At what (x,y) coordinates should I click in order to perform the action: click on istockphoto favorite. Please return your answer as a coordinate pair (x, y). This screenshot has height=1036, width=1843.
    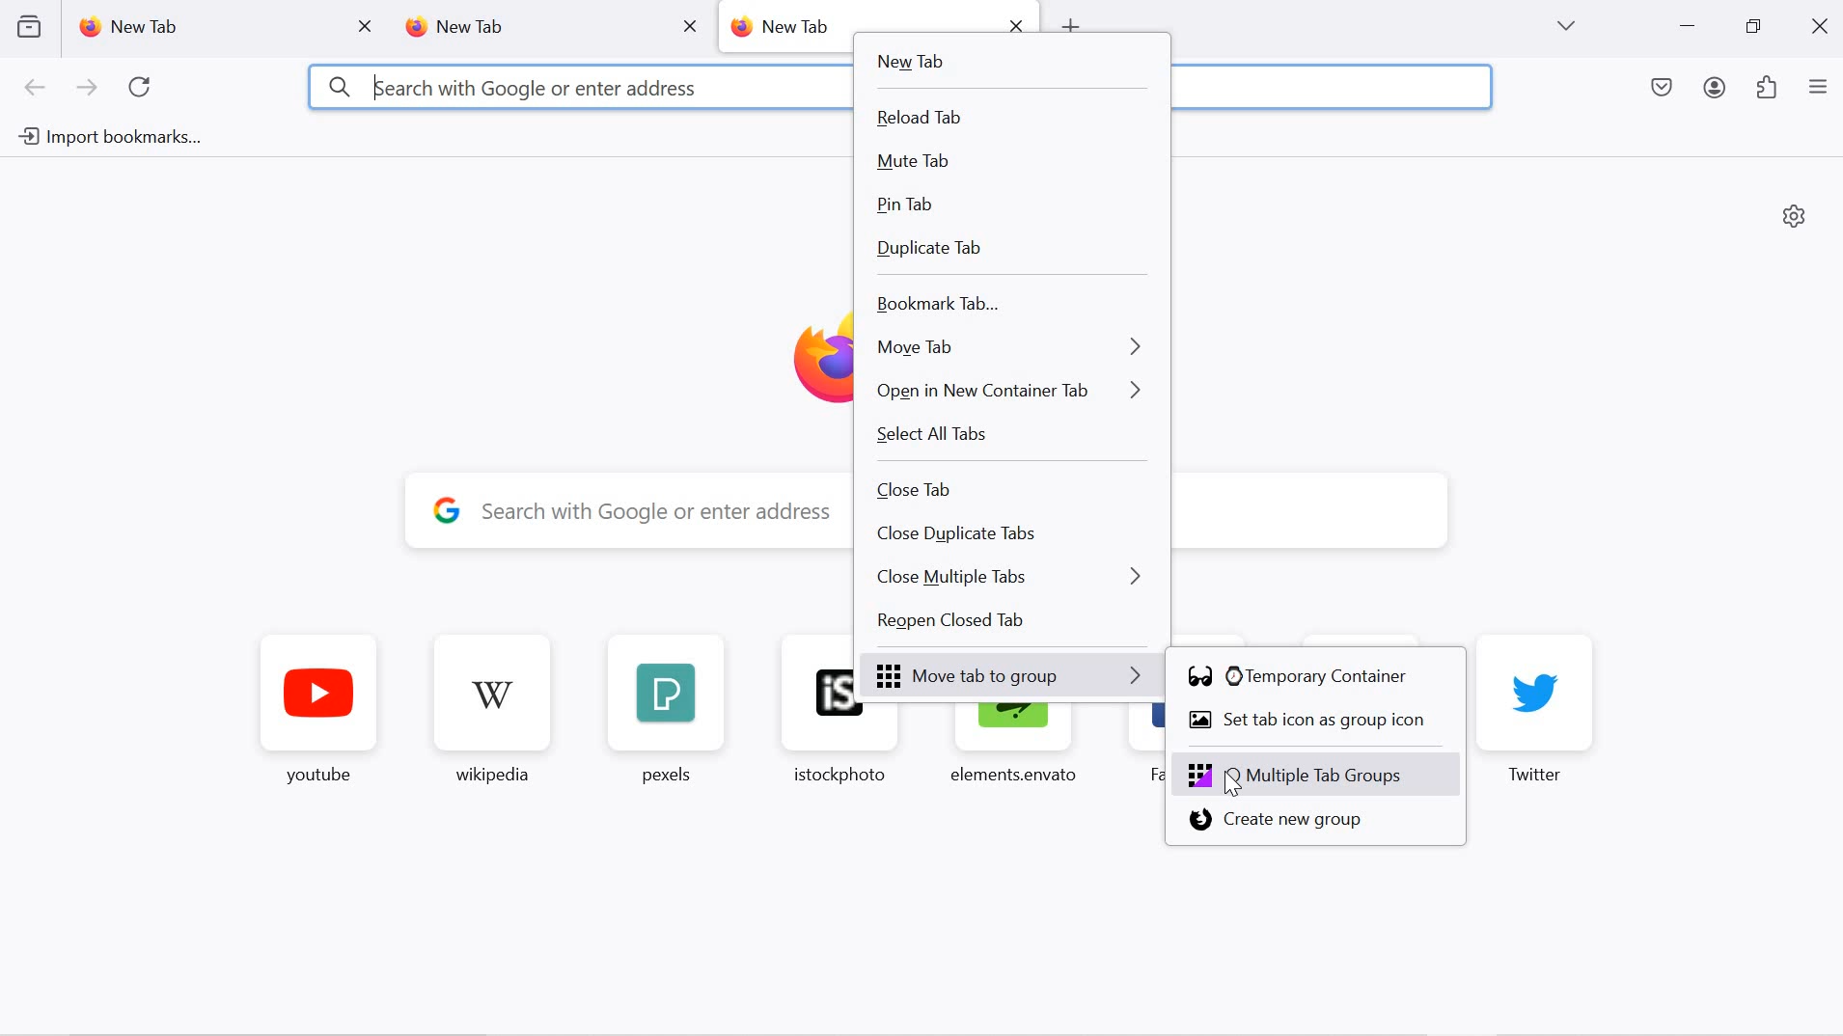
    Looking at the image, I should click on (831, 749).